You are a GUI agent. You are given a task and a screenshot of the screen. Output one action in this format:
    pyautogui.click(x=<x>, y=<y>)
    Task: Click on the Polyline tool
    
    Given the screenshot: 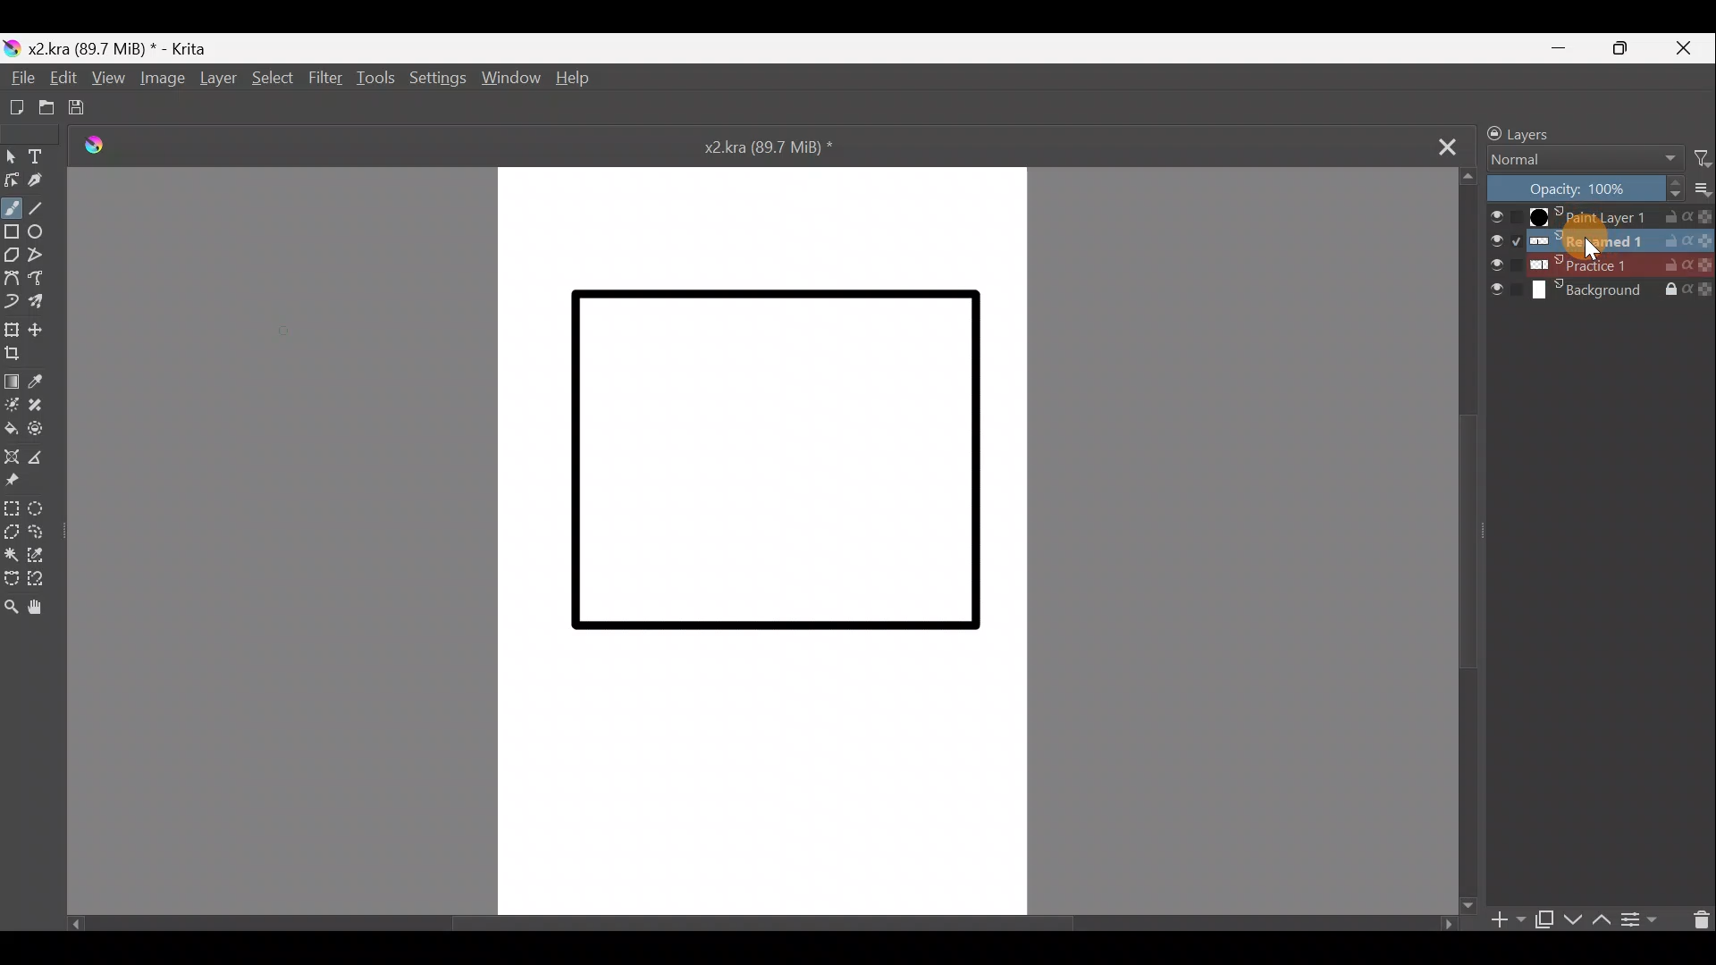 What is the action you would take?
    pyautogui.click(x=42, y=255)
    